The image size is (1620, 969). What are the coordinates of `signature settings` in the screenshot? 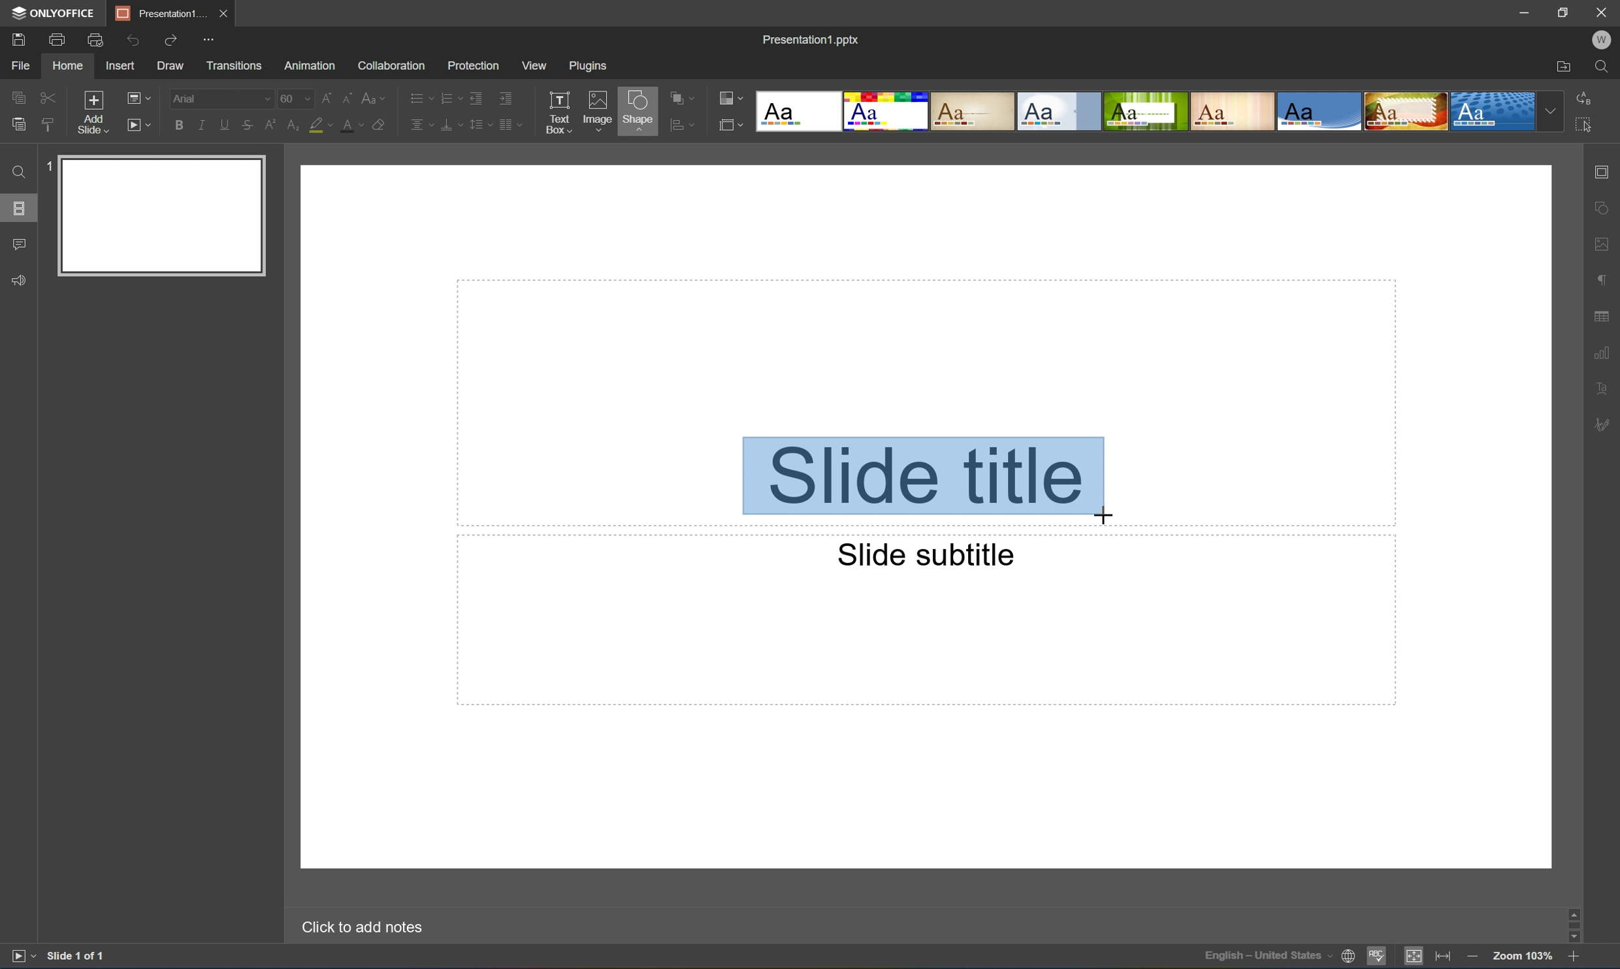 It's located at (1604, 425).